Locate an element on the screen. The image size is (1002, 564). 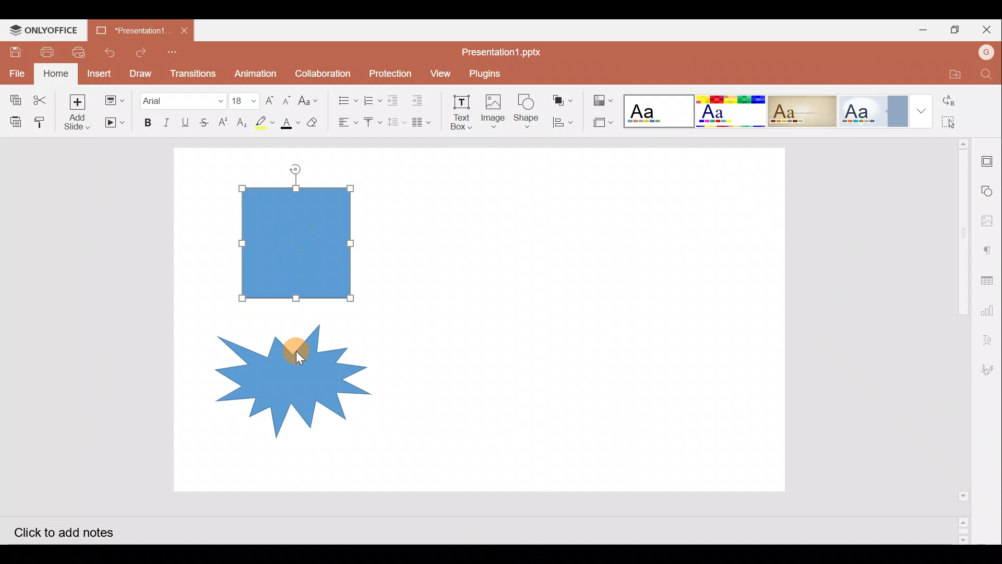
Add slide is located at coordinates (77, 111).